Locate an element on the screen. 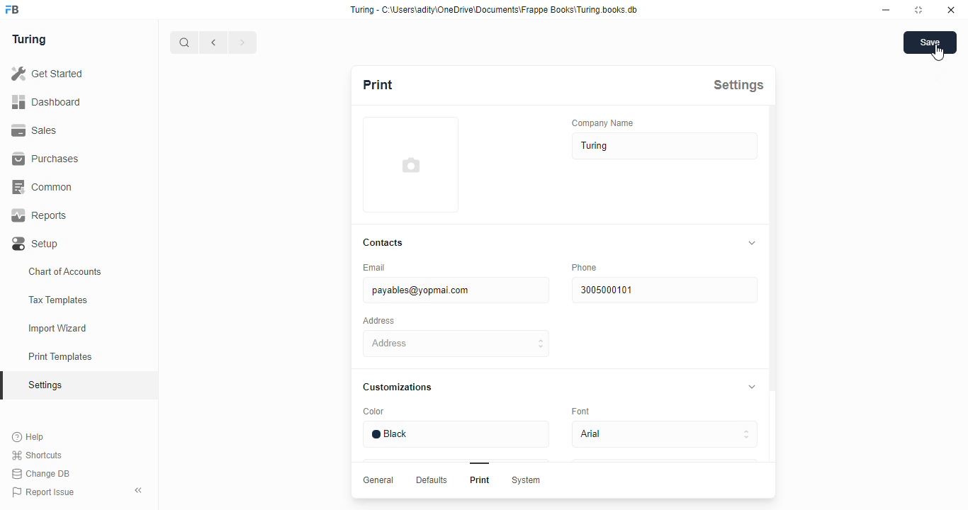  Purchases is located at coordinates (70, 158).